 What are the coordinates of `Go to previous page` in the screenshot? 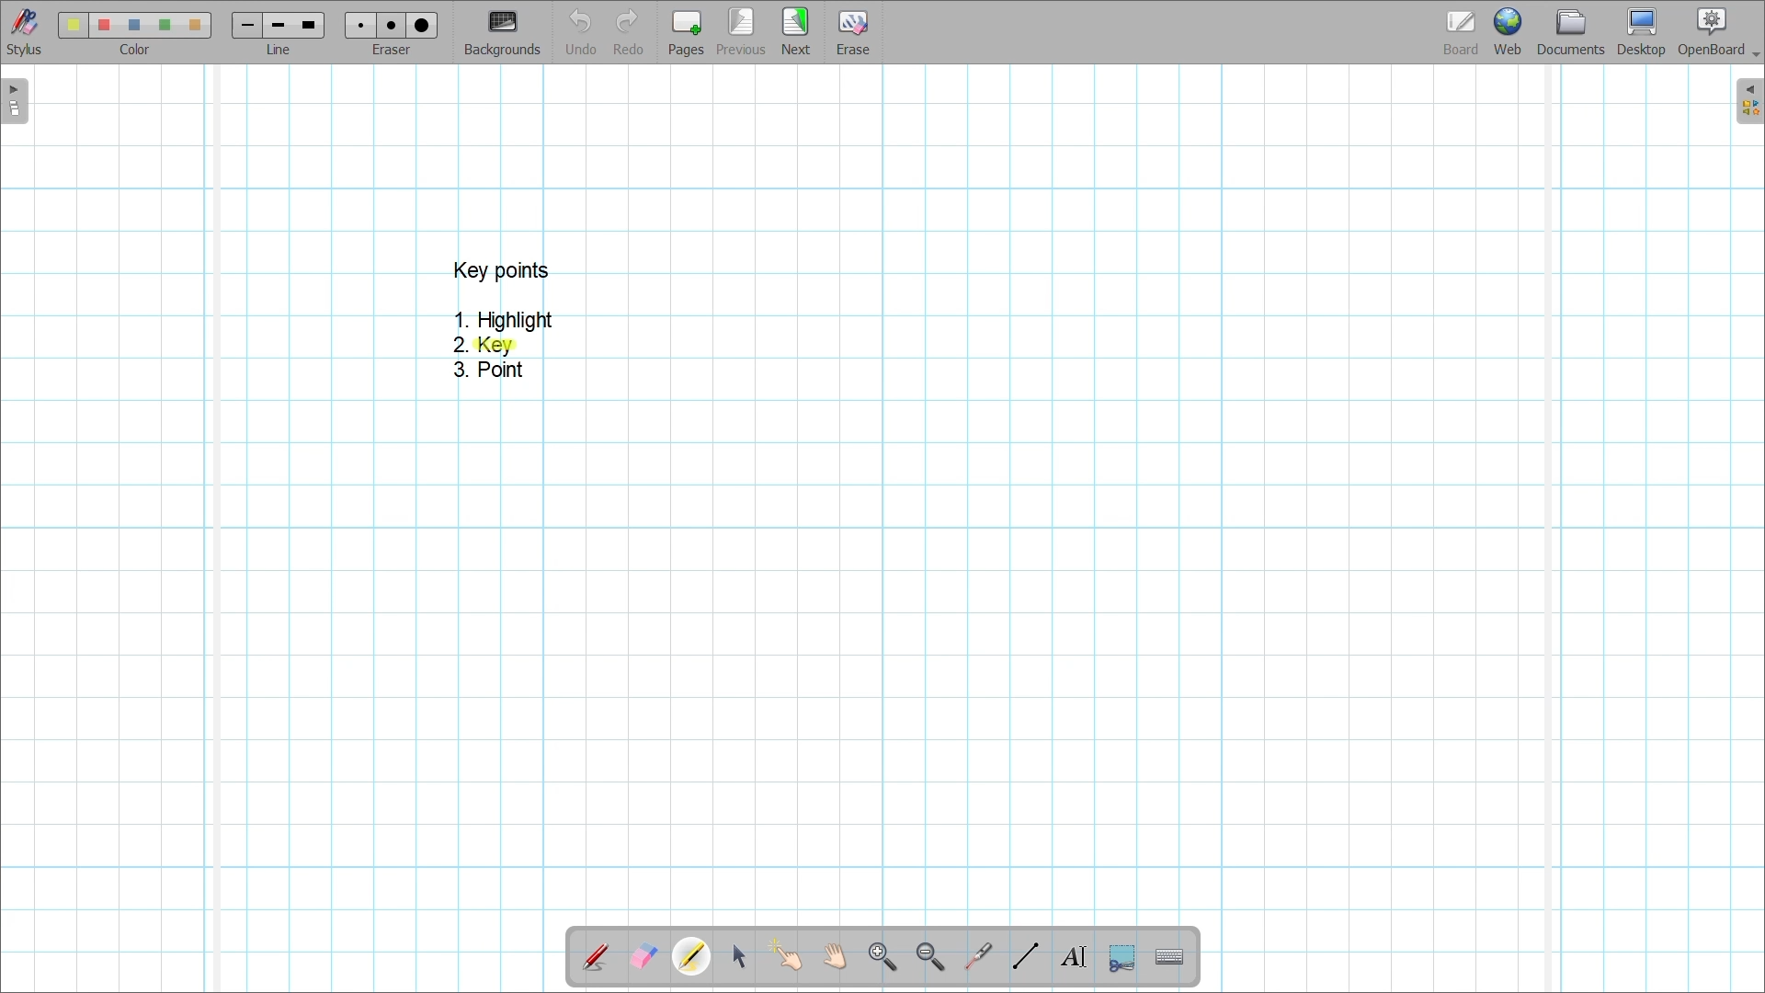 It's located at (744, 31).